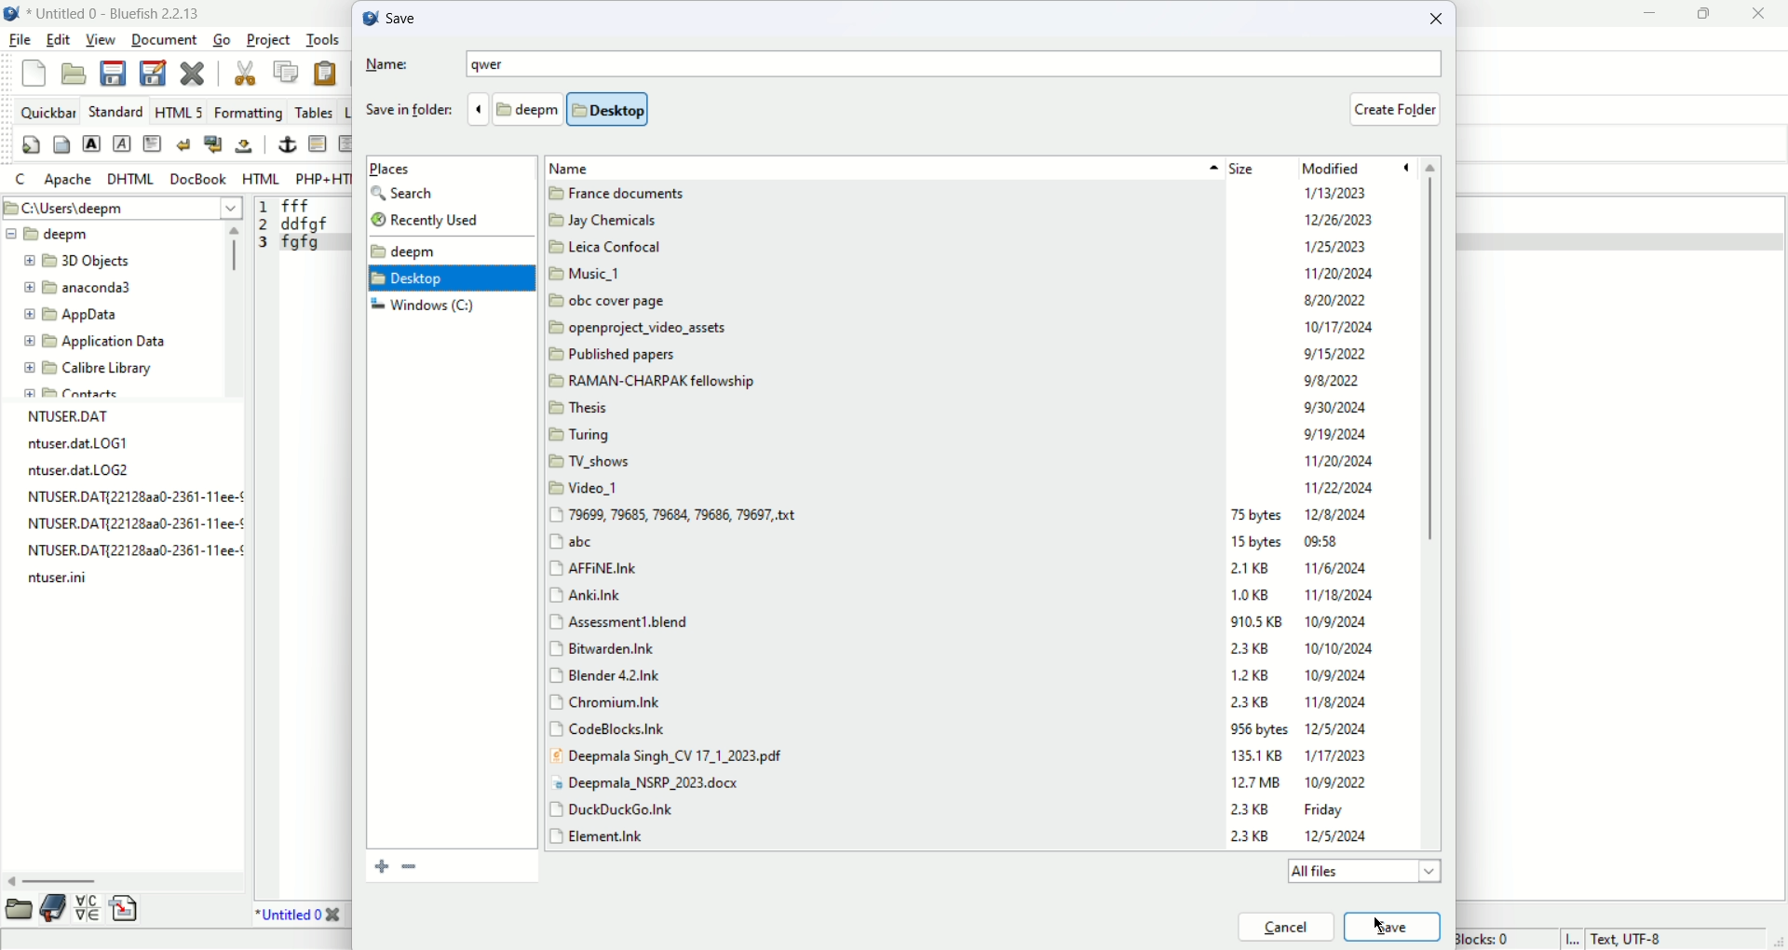  What do you see at coordinates (68, 182) in the screenshot?
I see `apache` at bounding box center [68, 182].